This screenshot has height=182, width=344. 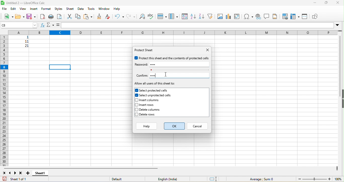 What do you see at coordinates (220, 16) in the screenshot?
I see `image` at bounding box center [220, 16].